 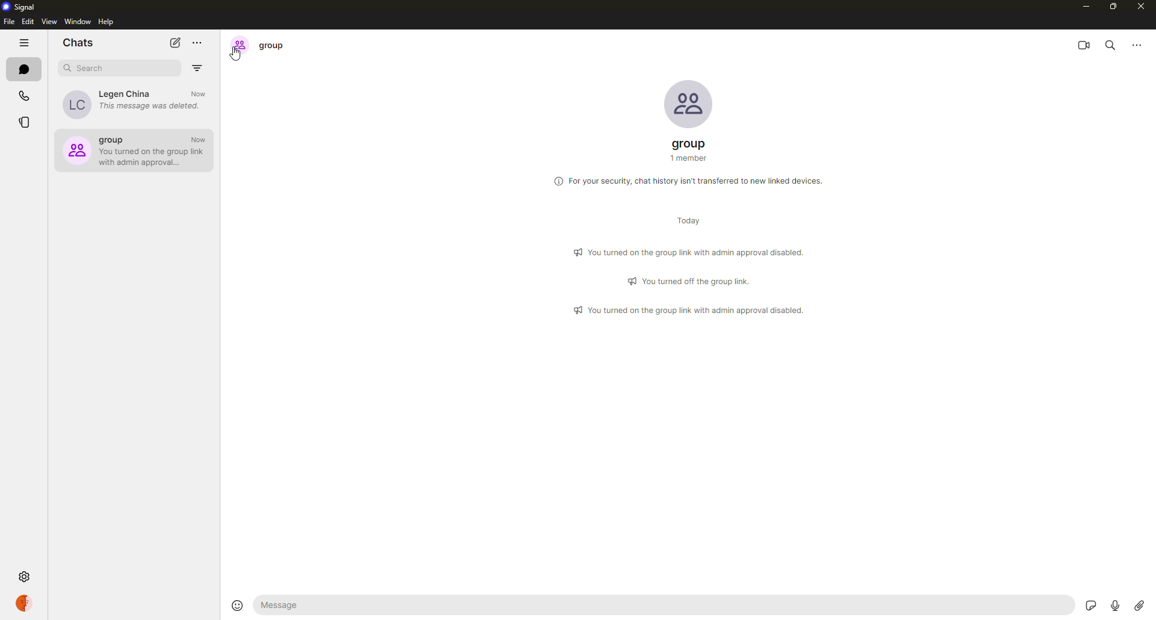 I want to click on more, so click(x=1138, y=46).